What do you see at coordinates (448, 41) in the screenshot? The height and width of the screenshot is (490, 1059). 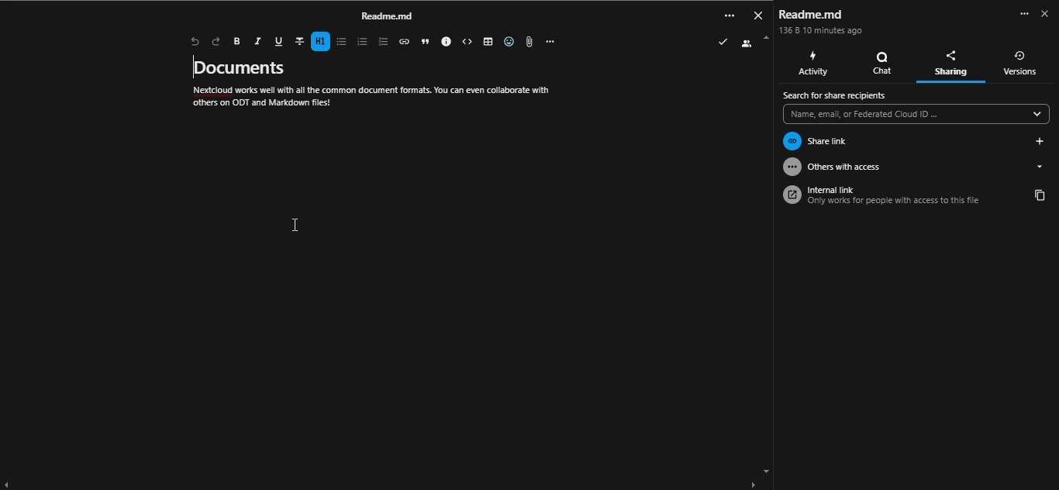 I see `info` at bounding box center [448, 41].